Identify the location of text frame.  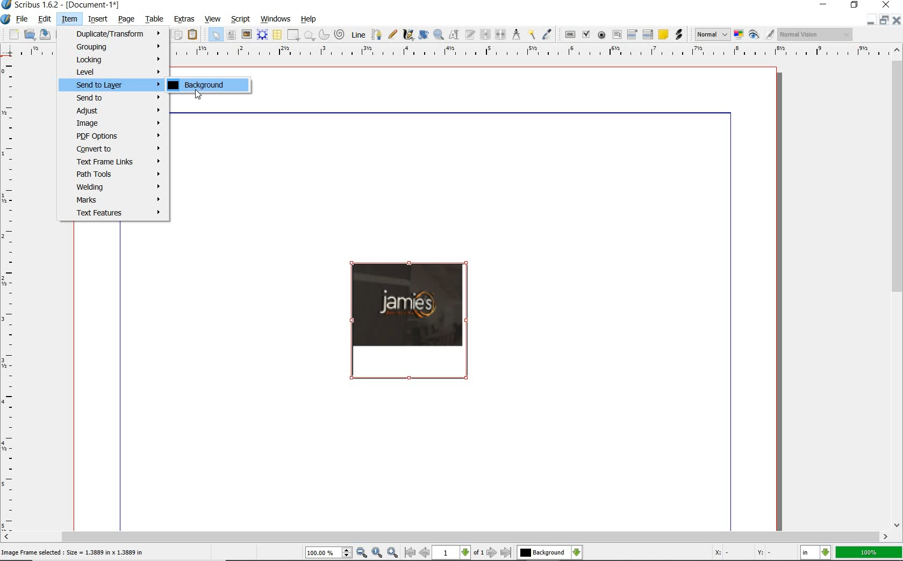
(230, 35).